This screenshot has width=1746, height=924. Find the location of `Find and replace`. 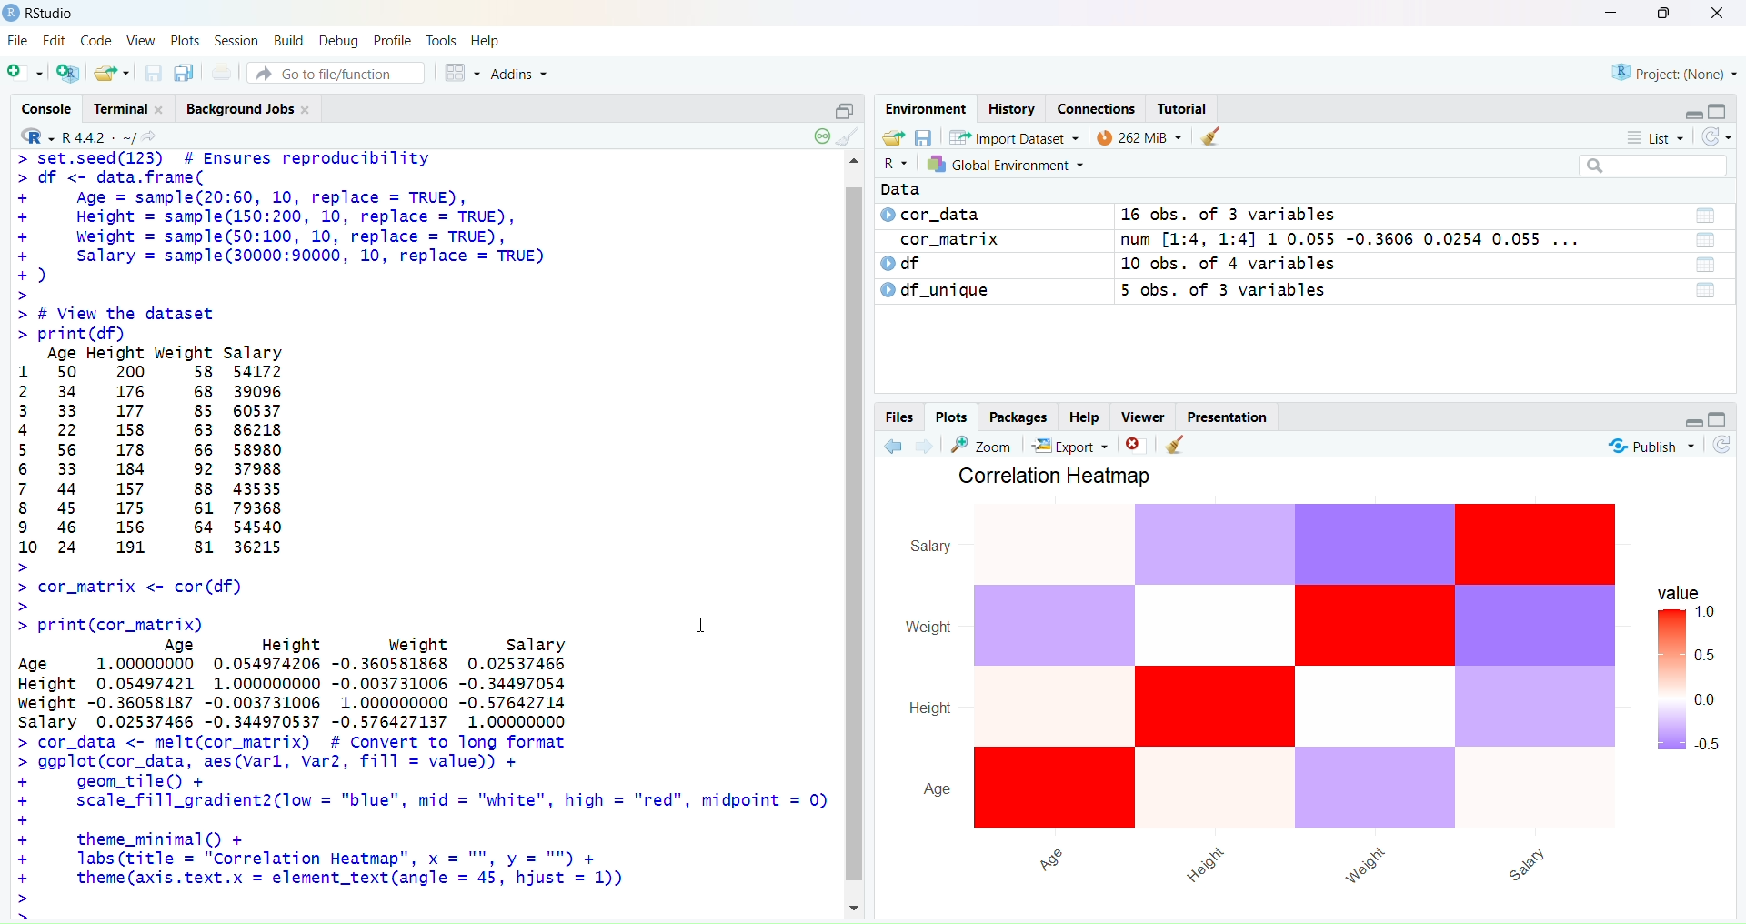

Find and replace is located at coordinates (986, 445).